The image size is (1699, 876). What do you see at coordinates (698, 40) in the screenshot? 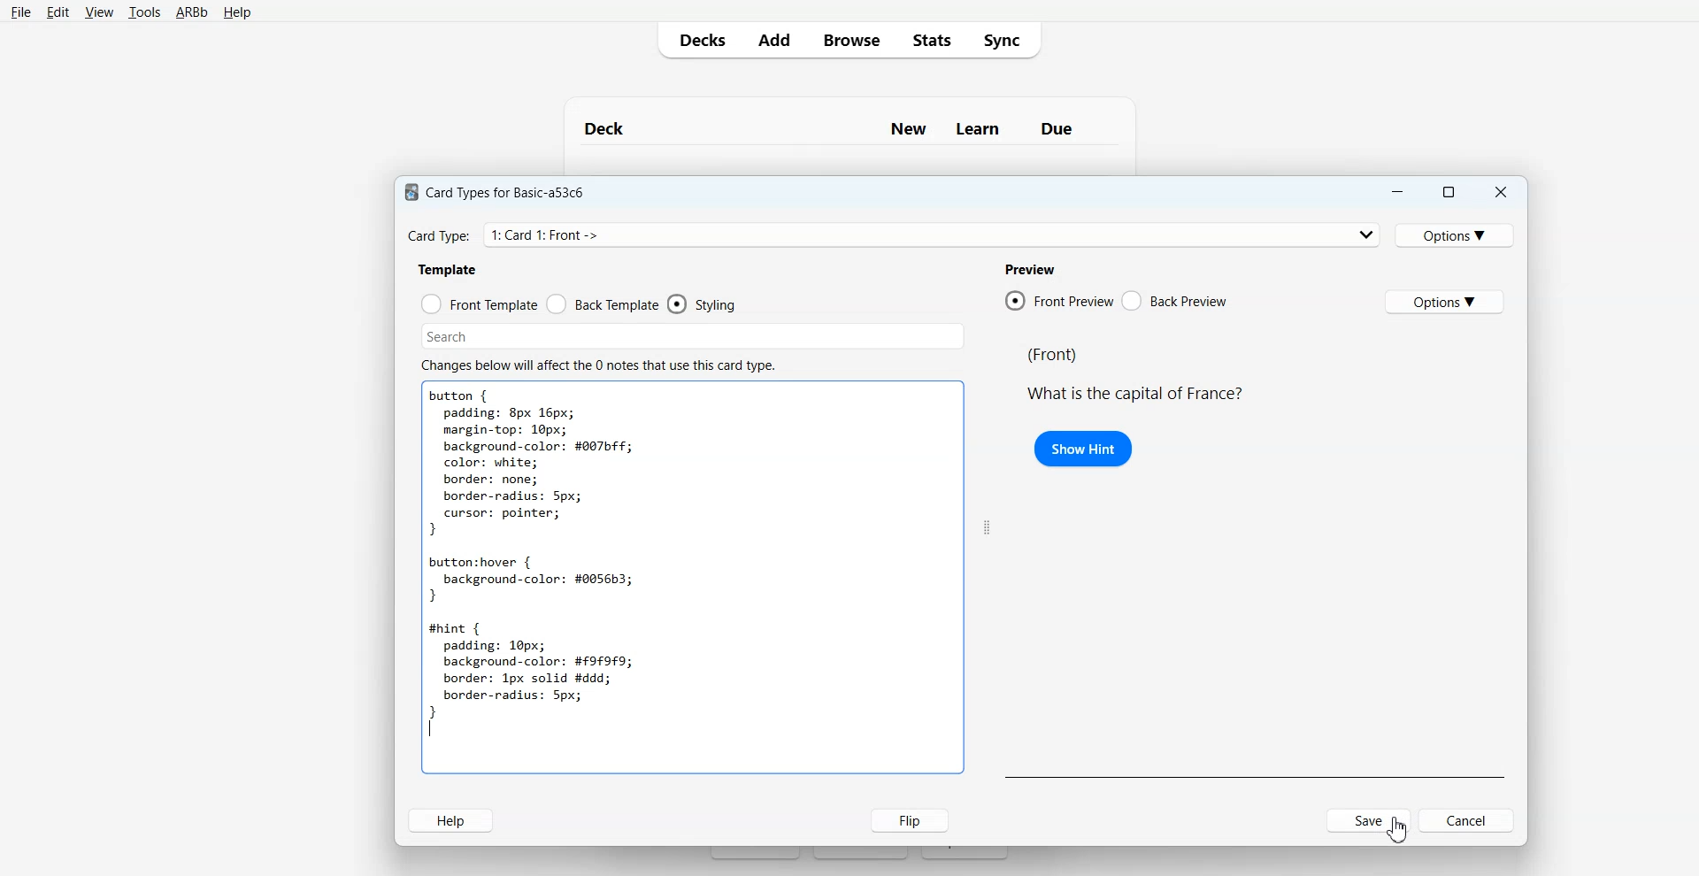
I see `Decks` at bounding box center [698, 40].